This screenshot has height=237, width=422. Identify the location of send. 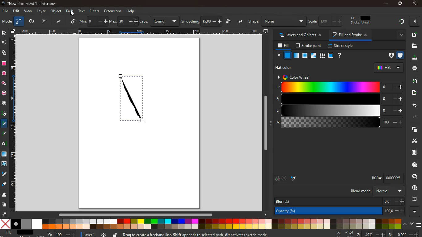
(413, 93).